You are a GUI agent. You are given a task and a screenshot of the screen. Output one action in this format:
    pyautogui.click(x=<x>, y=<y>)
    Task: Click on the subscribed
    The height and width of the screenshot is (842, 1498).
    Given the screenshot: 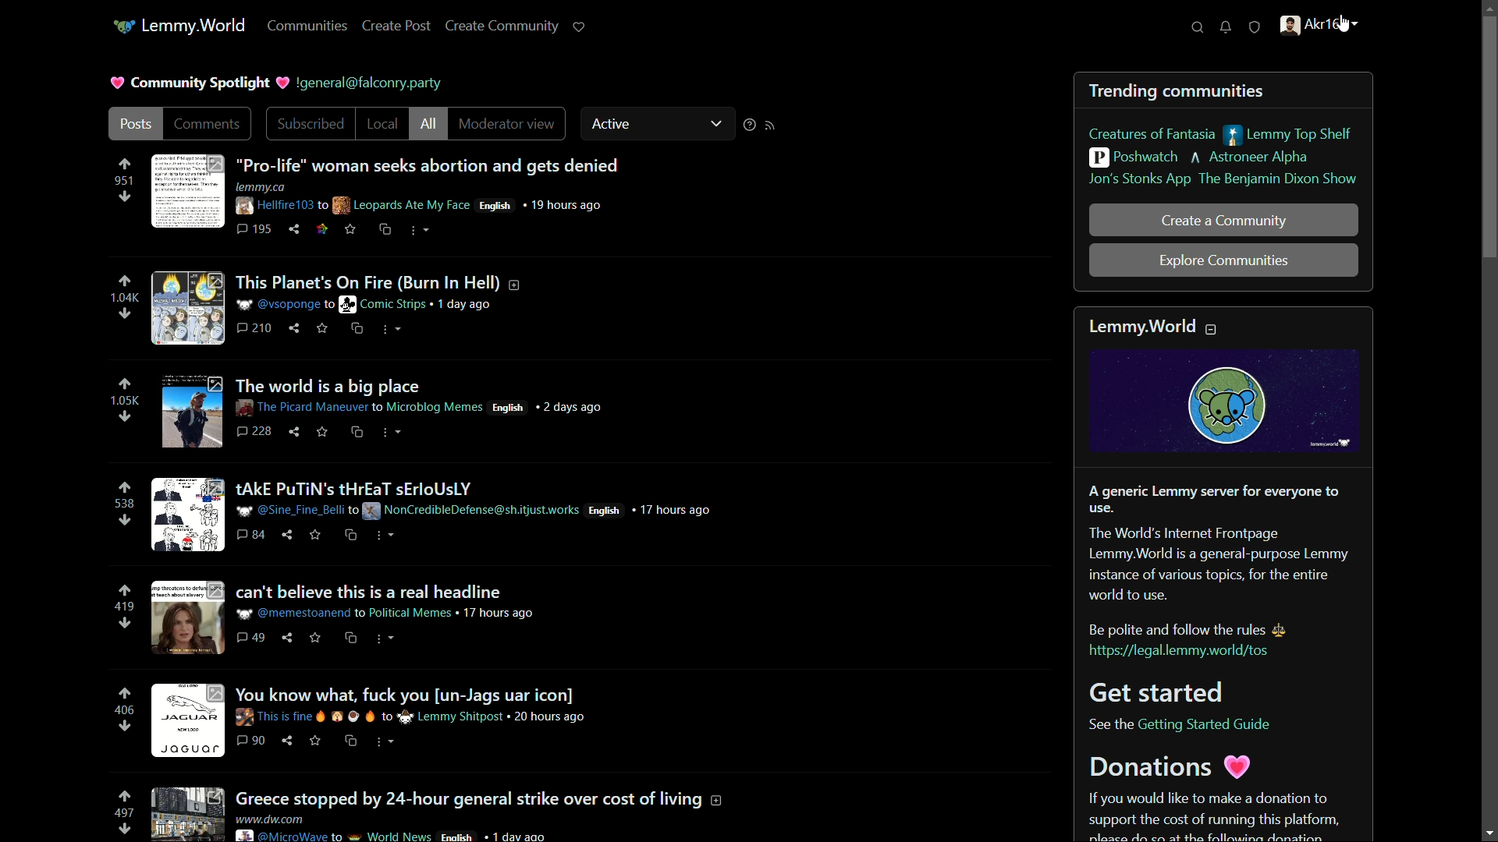 What is the action you would take?
    pyautogui.click(x=311, y=122)
    